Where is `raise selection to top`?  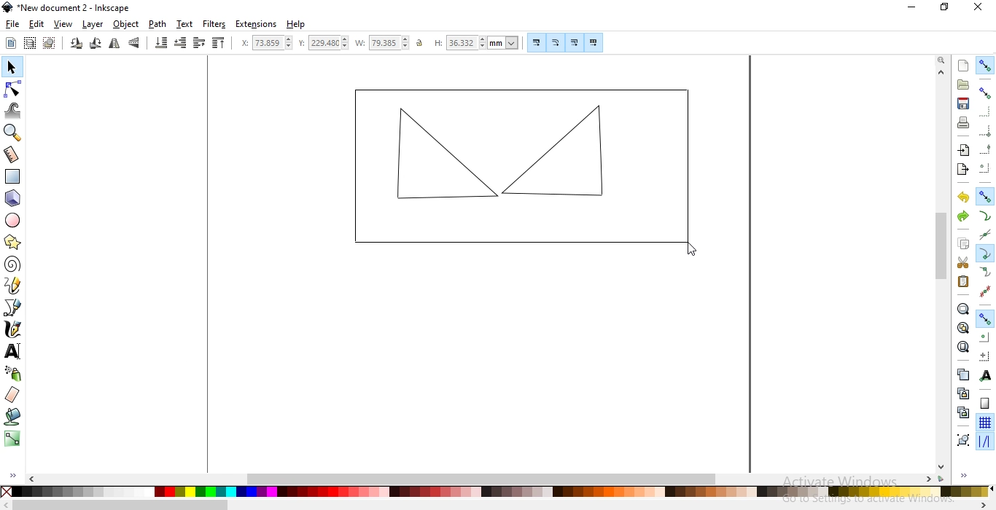
raise selection to top is located at coordinates (219, 44).